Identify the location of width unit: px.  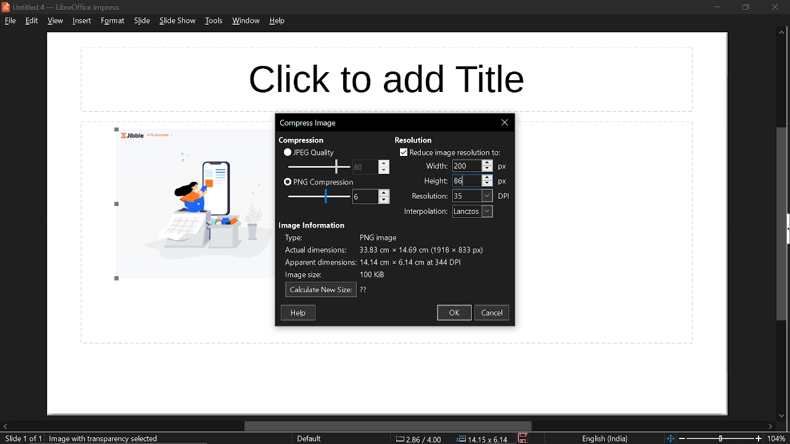
(502, 168).